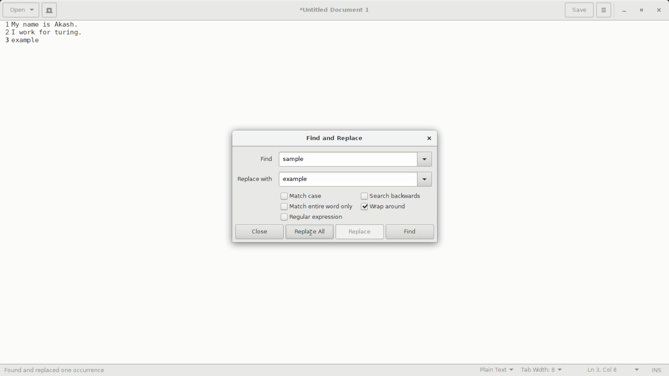  Describe the element at coordinates (295, 159) in the screenshot. I see `sample` at that location.